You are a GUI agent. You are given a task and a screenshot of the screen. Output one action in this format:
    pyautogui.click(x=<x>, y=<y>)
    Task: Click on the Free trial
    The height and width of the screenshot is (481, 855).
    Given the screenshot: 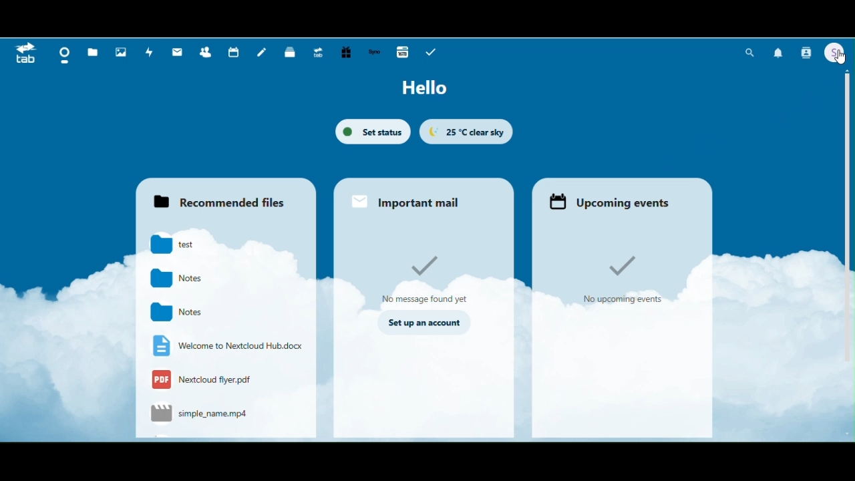 What is the action you would take?
    pyautogui.click(x=347, y=52)
    